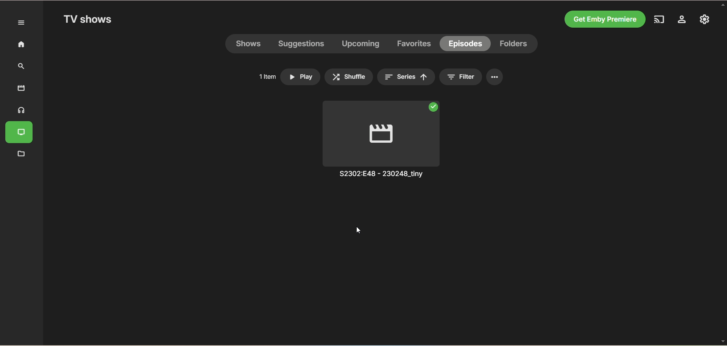 This screenshot has height=346, width=727. I want to click on shows, so click(251, 45).